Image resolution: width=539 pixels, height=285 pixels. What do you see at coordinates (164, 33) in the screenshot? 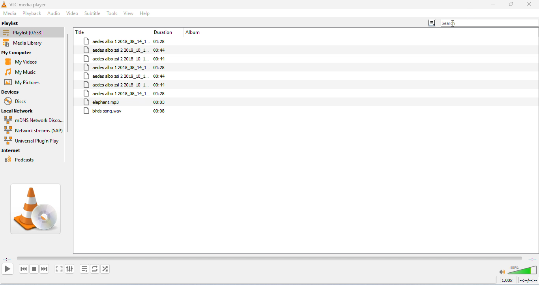
I see `` at bounding box center [164, 33].